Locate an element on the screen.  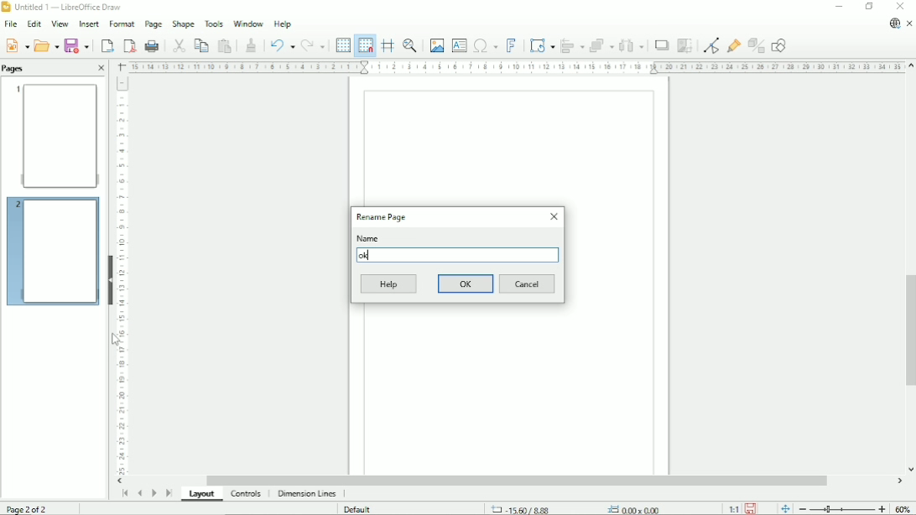
Insert fontwork text is located at coordinates (512, 44).